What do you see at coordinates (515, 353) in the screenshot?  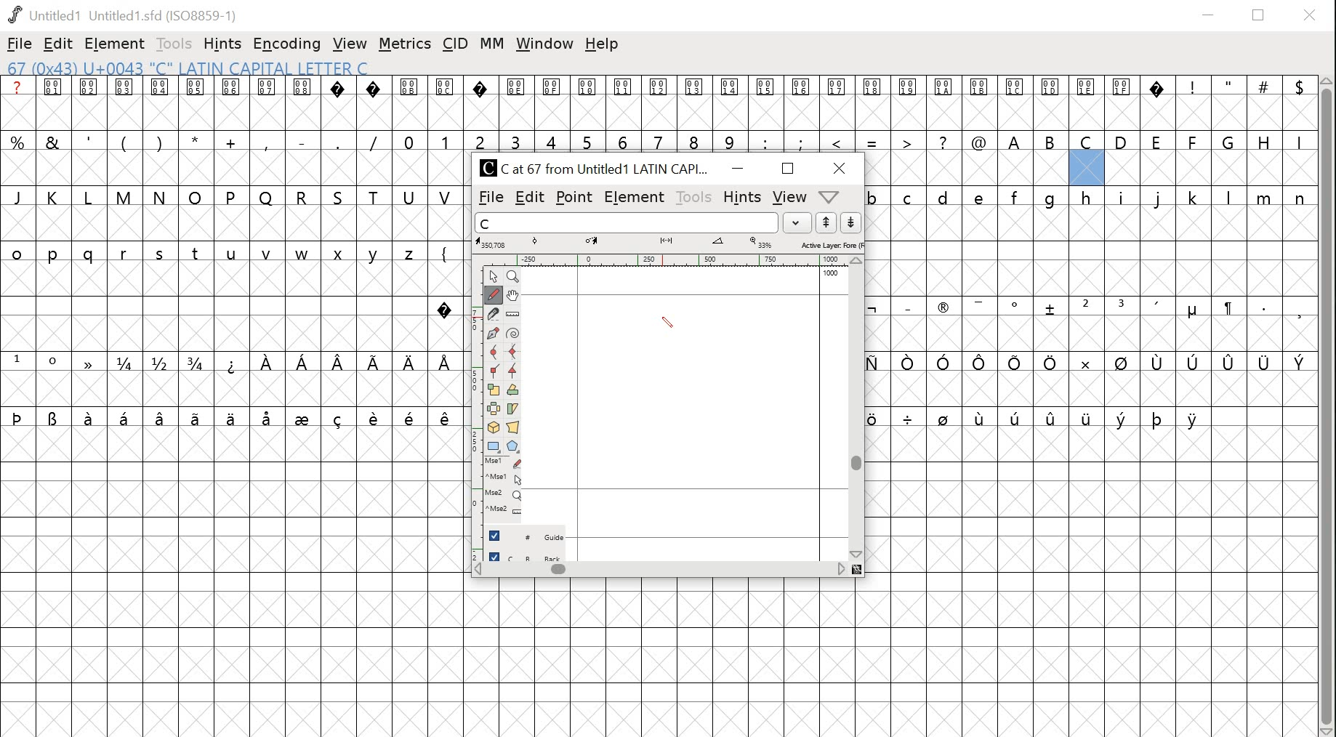 I see `HV curve` at bounding box center [515, 353].